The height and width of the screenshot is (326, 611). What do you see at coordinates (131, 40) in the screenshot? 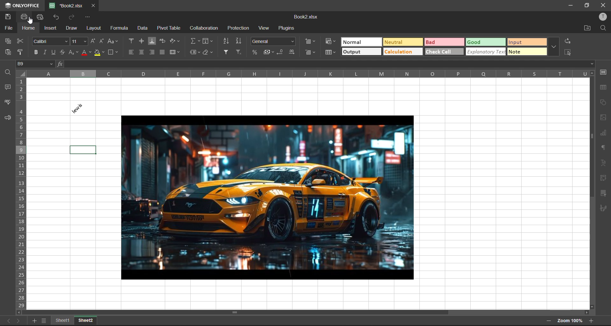
I see `align top` at bounding box center [131, 40].